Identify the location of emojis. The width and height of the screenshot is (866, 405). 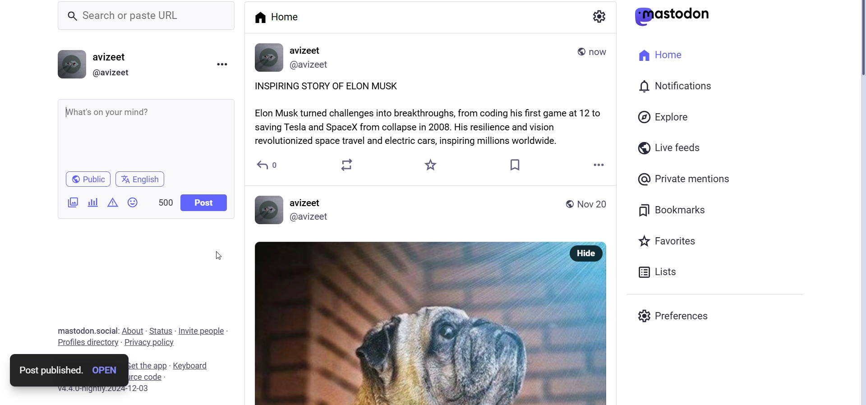
(138, 202).